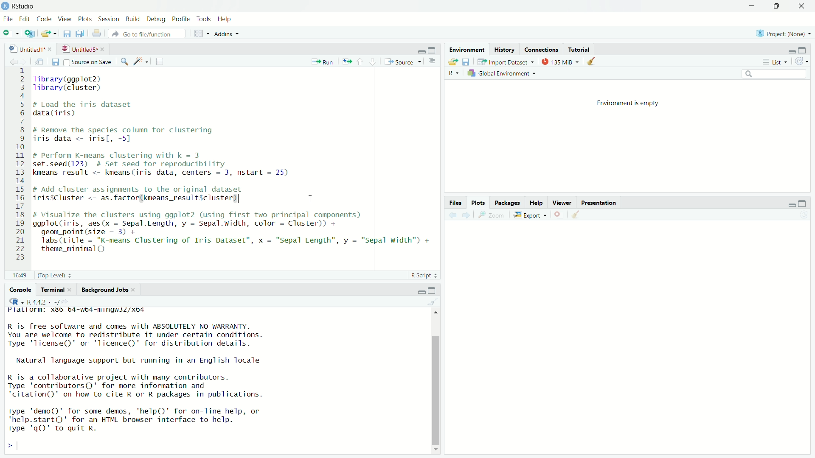 The width and height of the screenshot is (815, 458). I want to click on clear console, so click(432, 302).